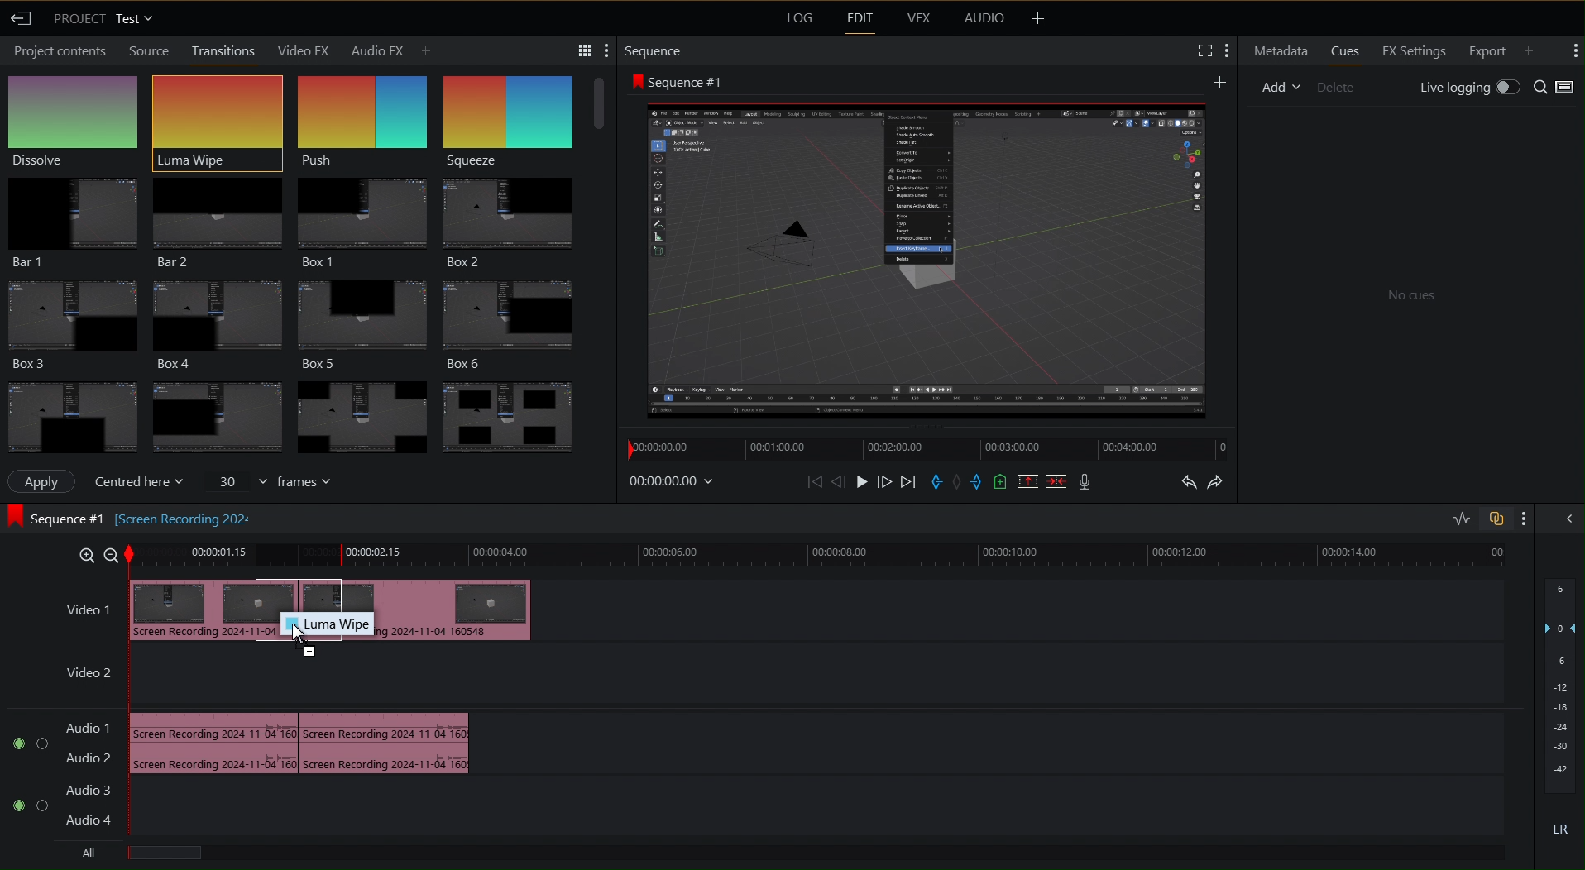  Describe the element at coordinates (363, 114) in the screenshot. I see `Push` at that location.